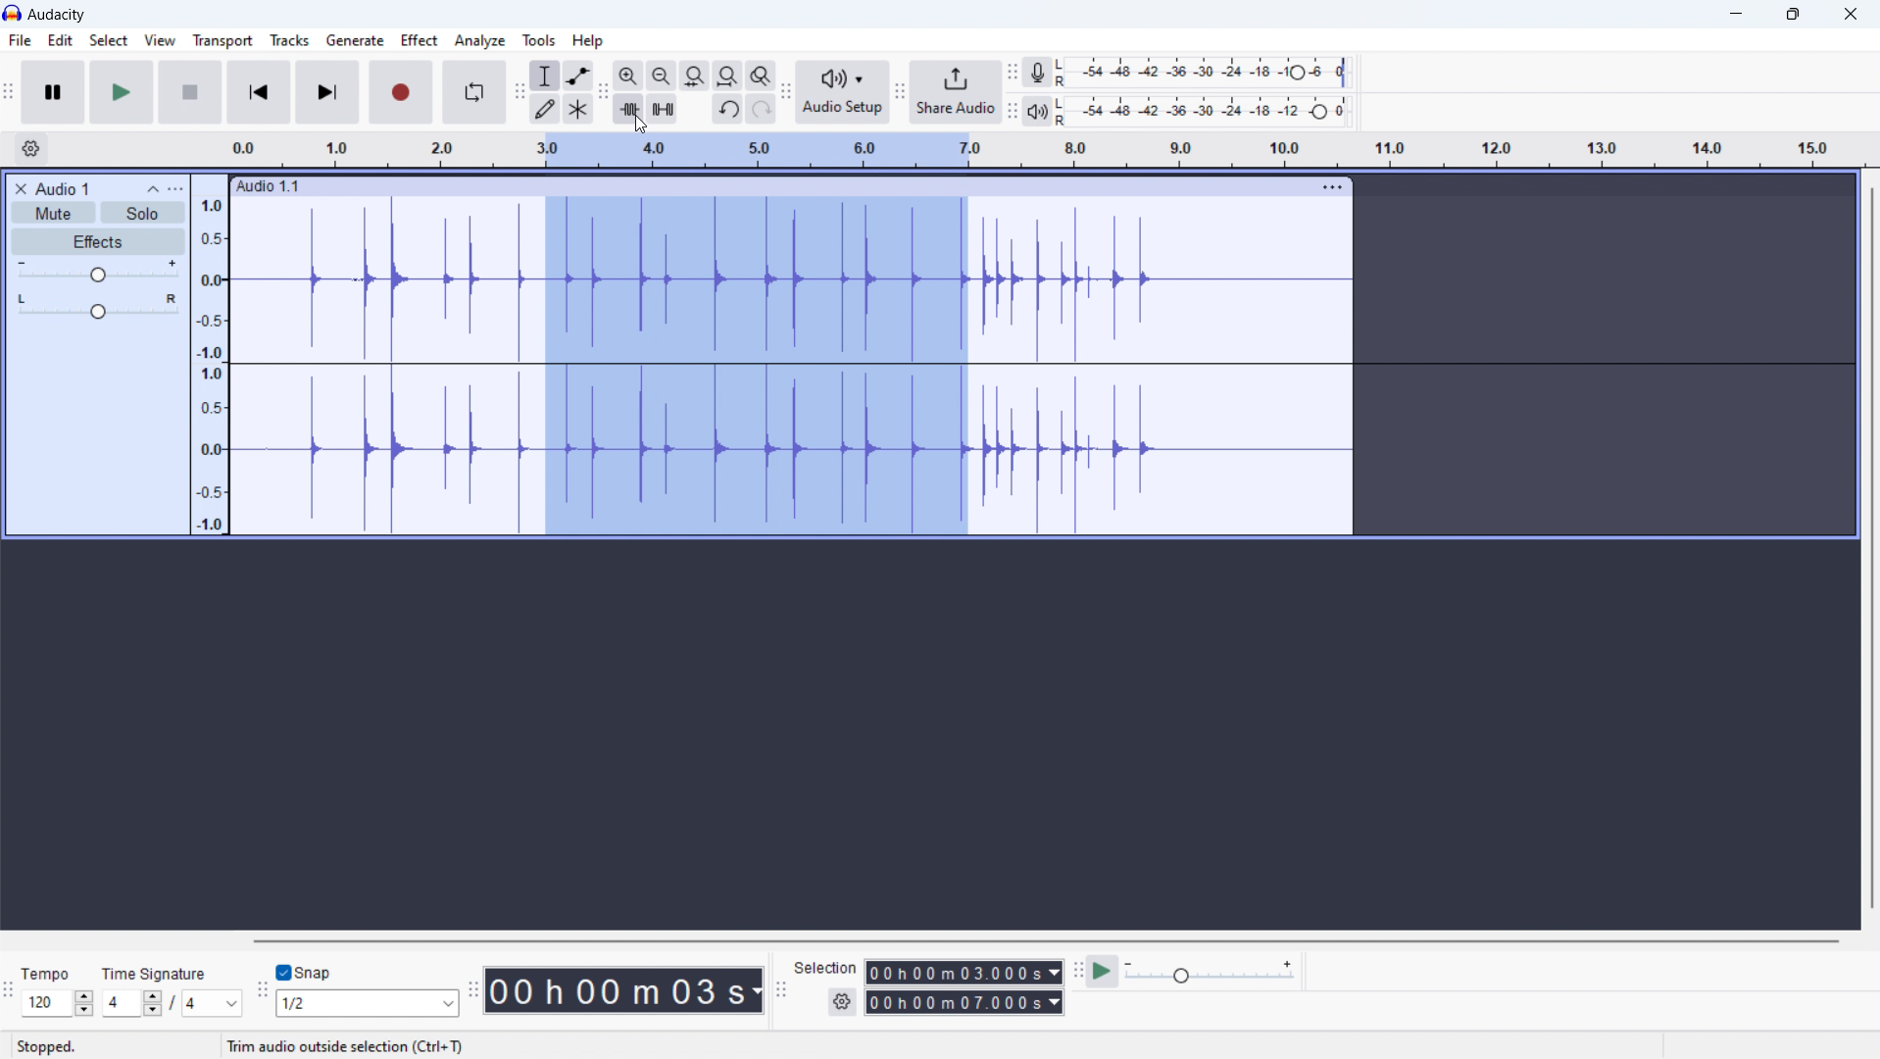 The height and width of the screenshot is (1059, 1880). I want to click on tracks, so click(289, 40).